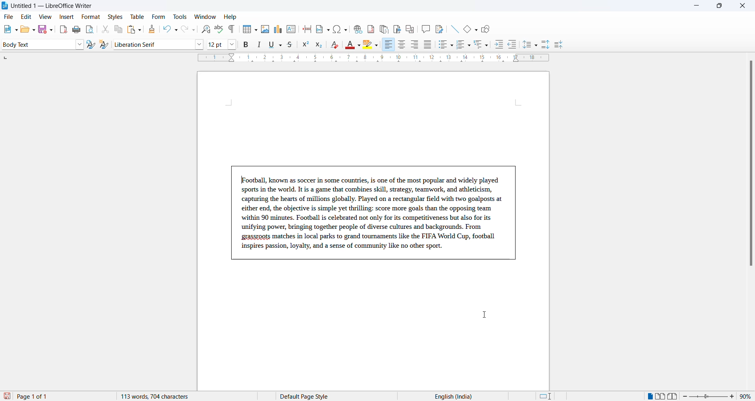 This screenshot has height=401, width=755. Describe the element at coordinates (64, 29) in the screenshot. I see `export as pdf` at that location.